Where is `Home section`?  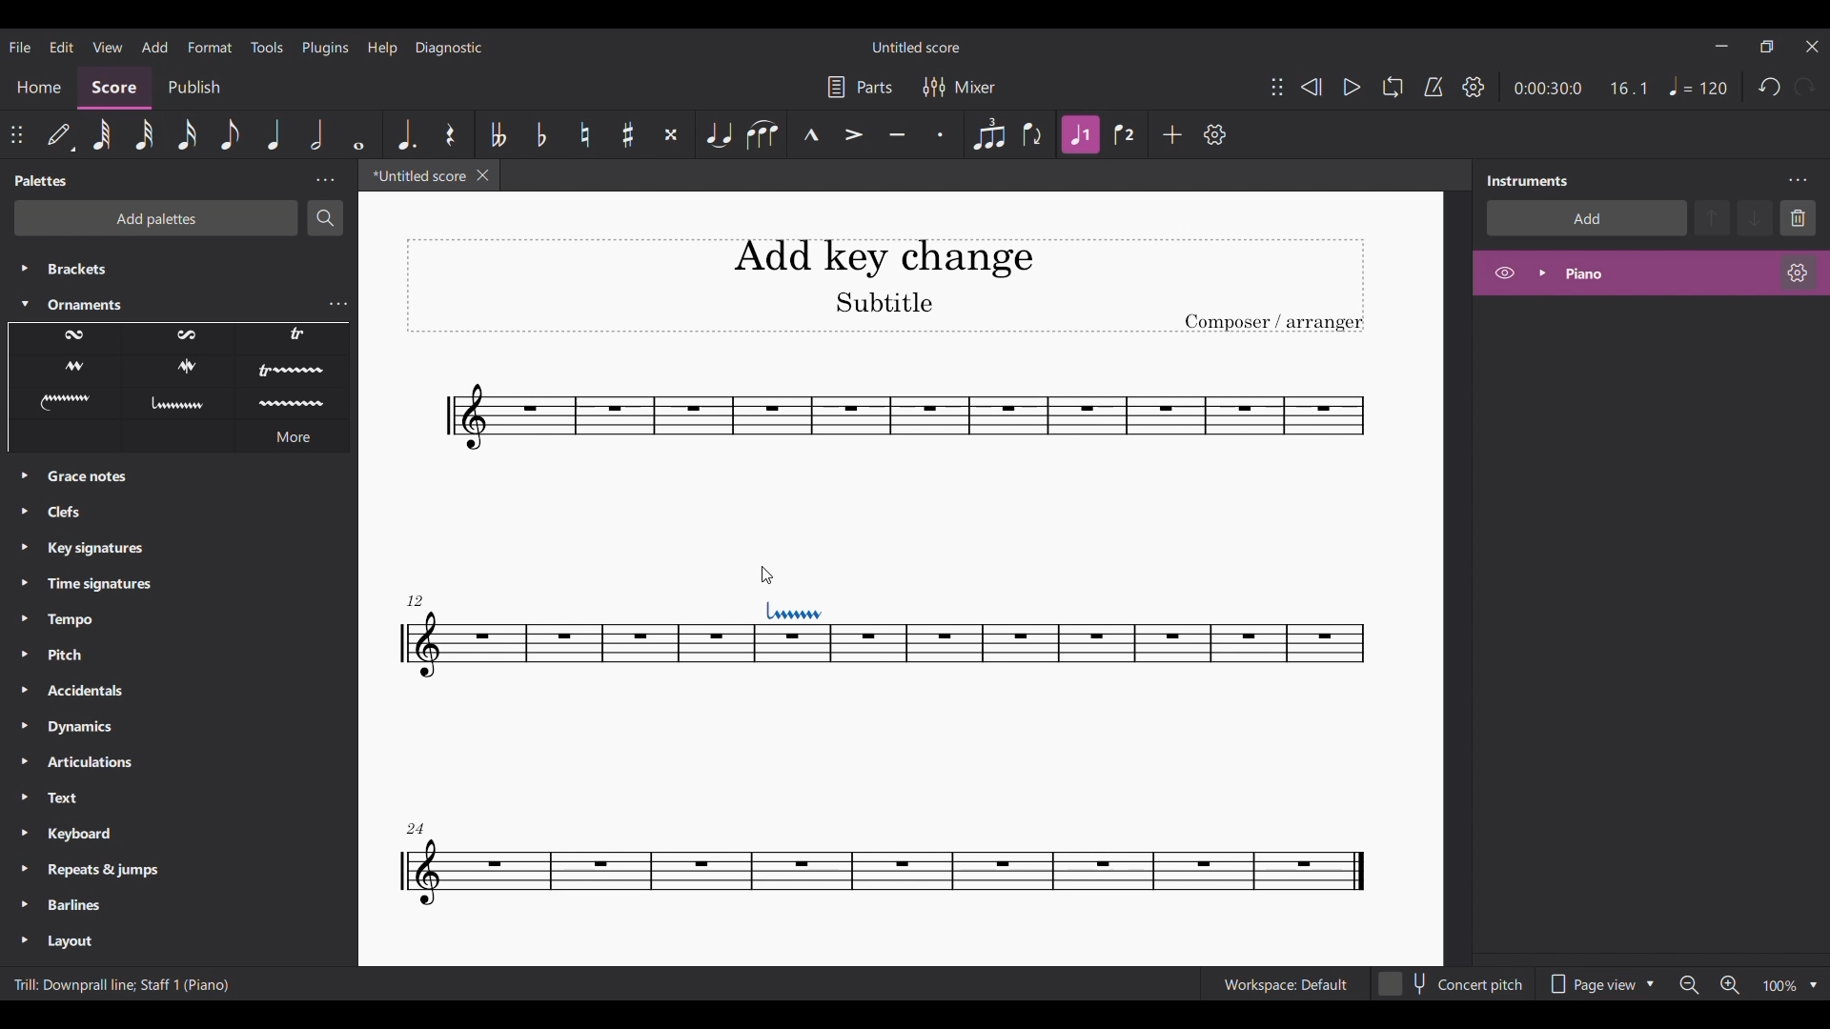
Home section is located at coordinates (39, 88).